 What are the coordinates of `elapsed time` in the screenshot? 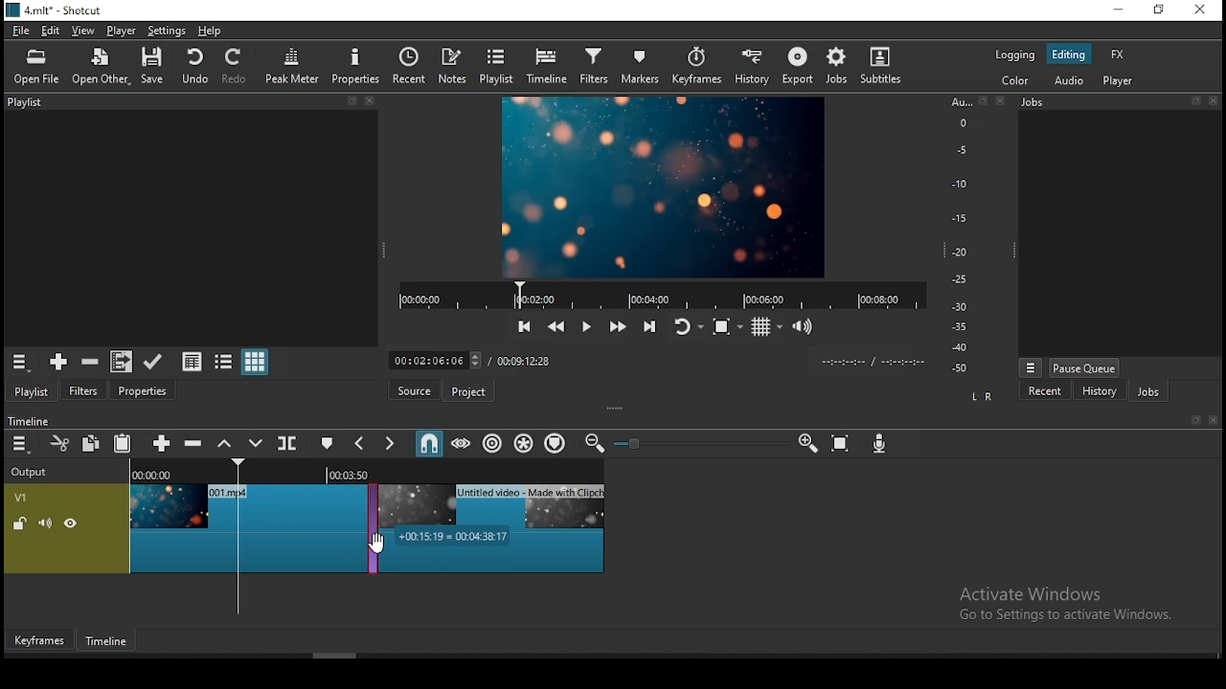 It's located at (439, 358).